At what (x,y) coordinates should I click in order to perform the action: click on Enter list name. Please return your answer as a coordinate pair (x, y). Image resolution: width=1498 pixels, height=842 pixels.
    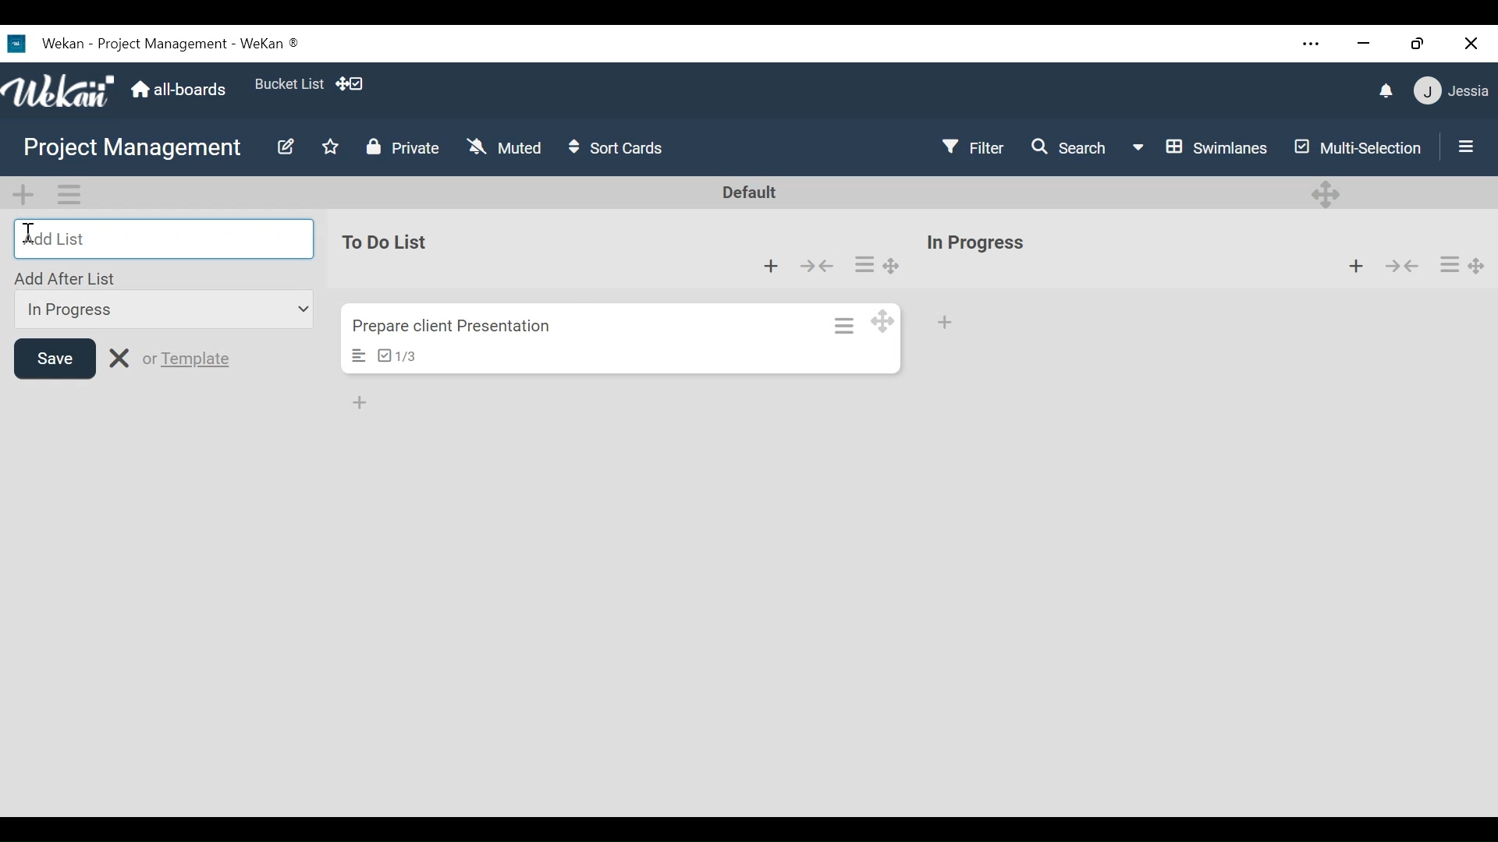
    Looking at the image, I should click on (162, 238).